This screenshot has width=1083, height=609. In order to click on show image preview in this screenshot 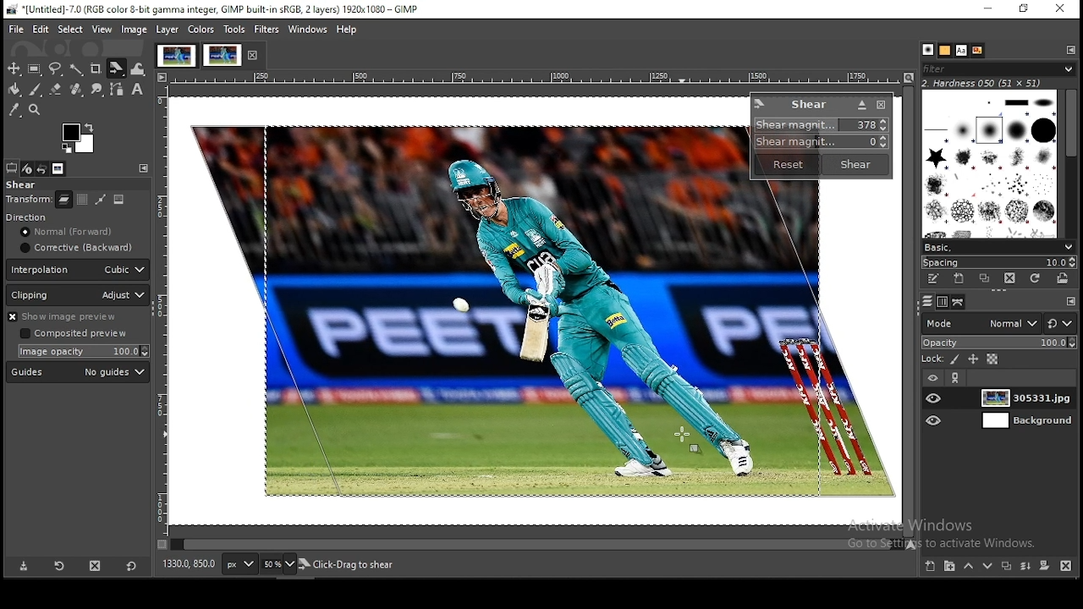, I will do `click(74, 317)`.